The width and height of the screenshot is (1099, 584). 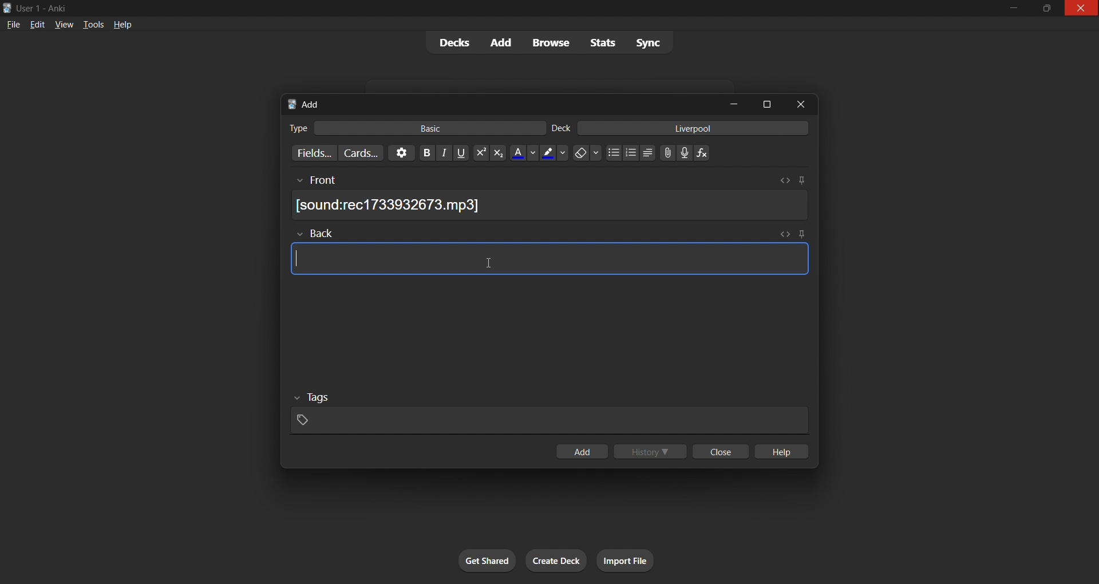 I want to click on close, so click(x=796, y=105).